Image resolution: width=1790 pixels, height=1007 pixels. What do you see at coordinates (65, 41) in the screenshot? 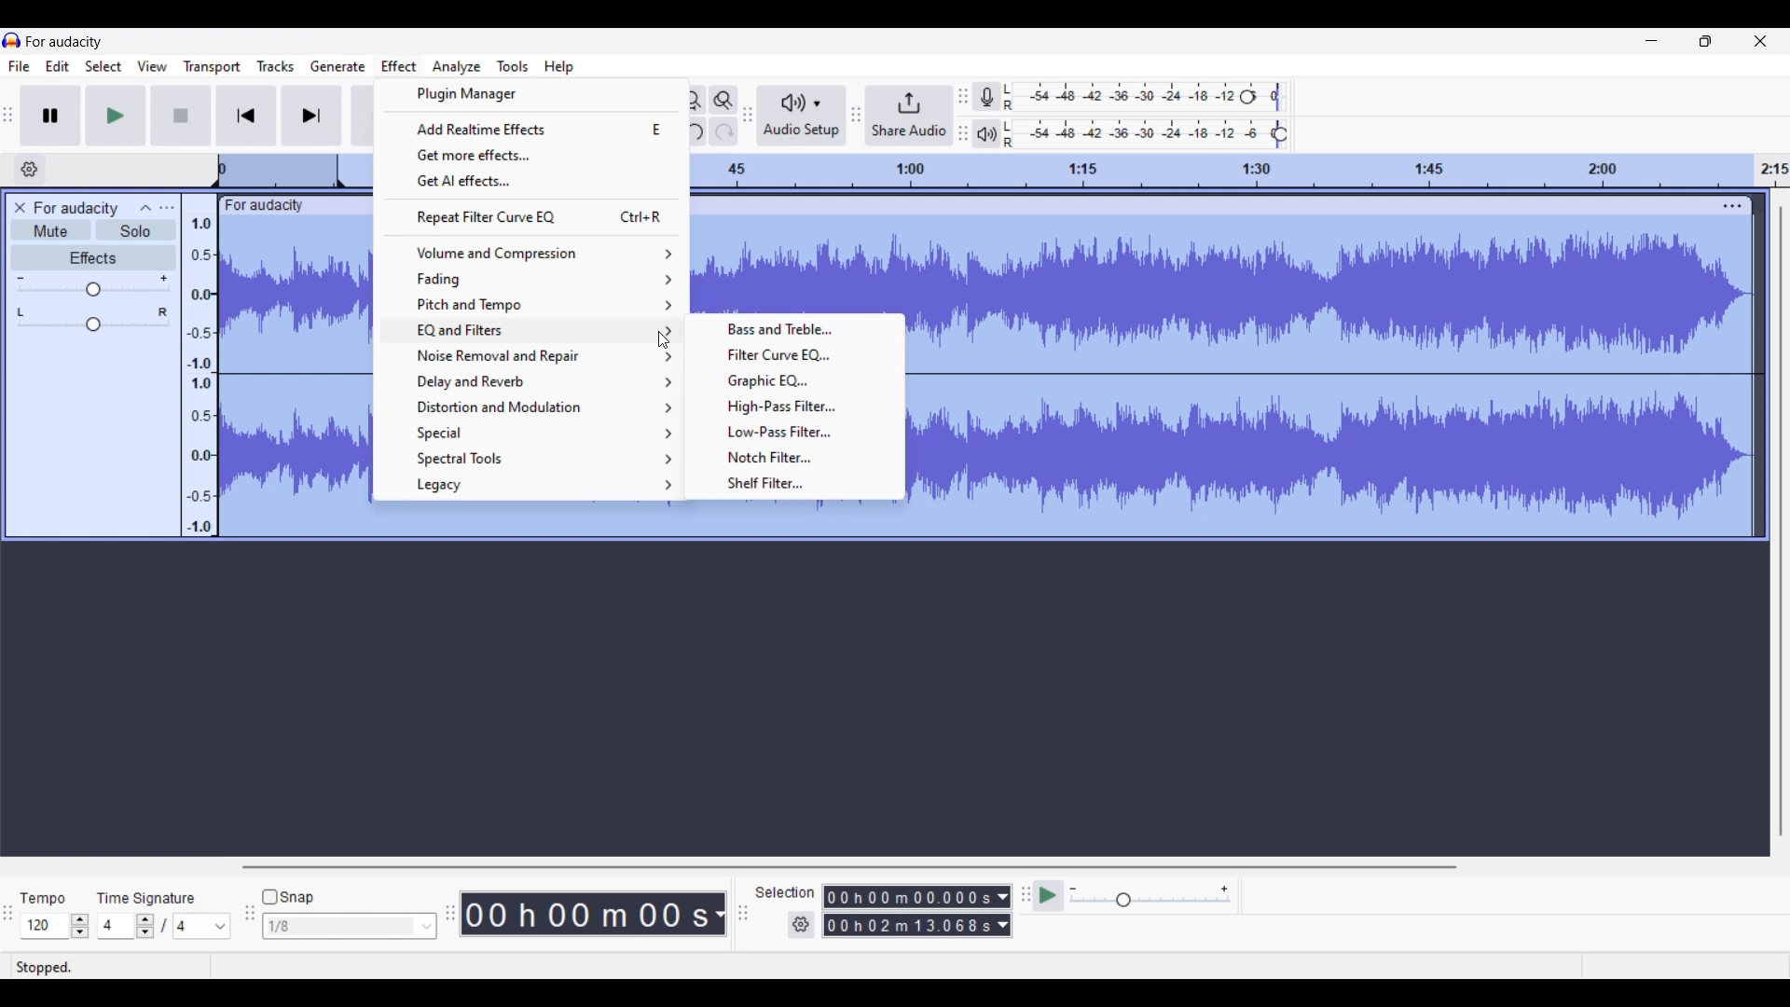
I see `Software name` at bounding box center [65, 41].